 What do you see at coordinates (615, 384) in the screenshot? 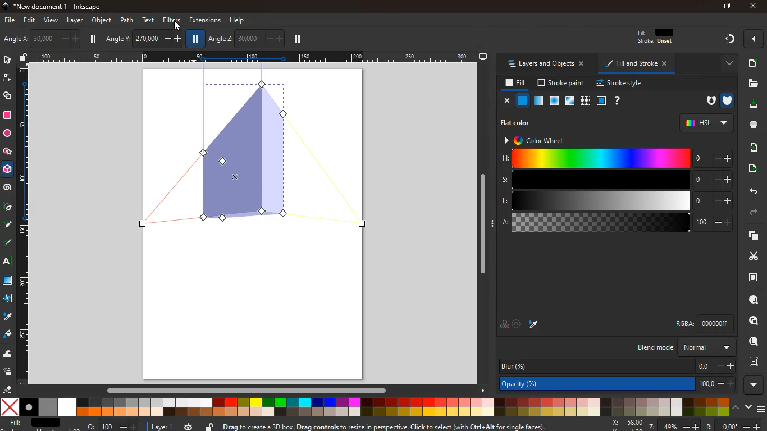
I see `opacity` at bounding box center [615, 384].